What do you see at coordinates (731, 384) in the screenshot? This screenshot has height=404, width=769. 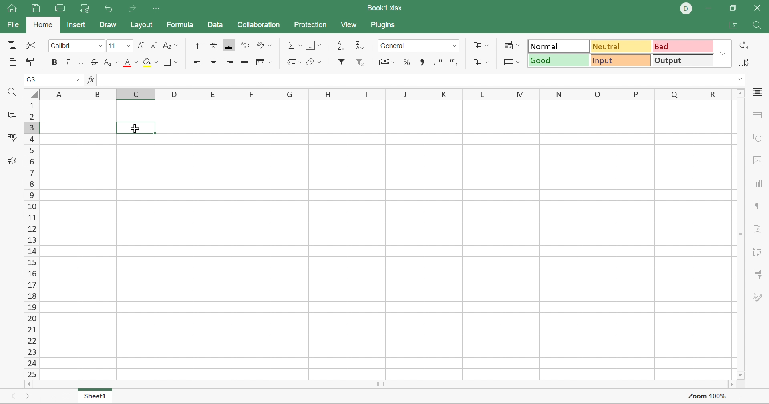 I see `Scroll Right` at bounding box center [731, 384].